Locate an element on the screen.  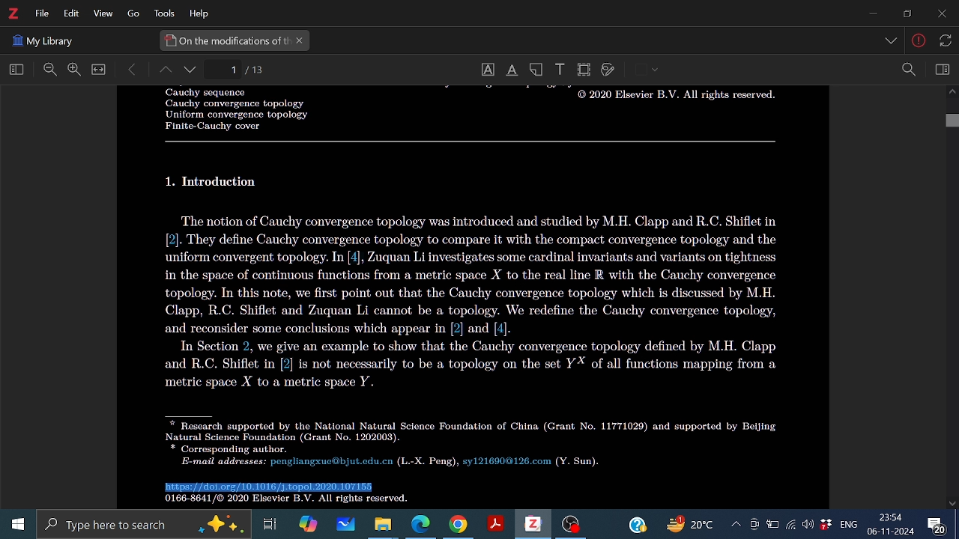
Files is located at coordinates (384, 524).